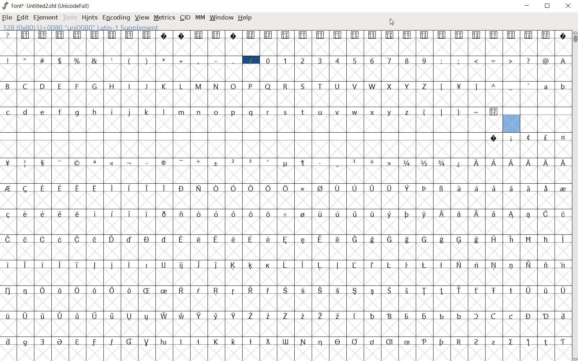  What do you see at coordinates (476, 316) in the screenshot?
I see `glyph` at bounding box center [476, 316].